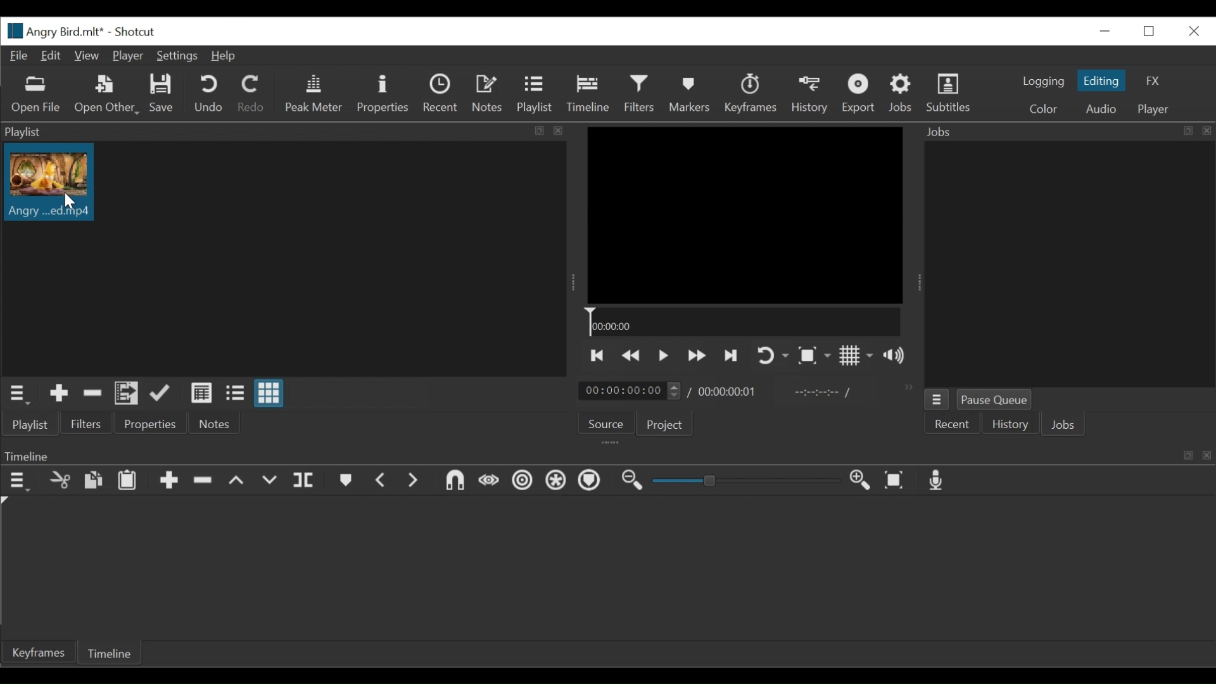 The image size is (1216, 684). Describe the element at coordinates (900, 92) in the screenshot. I see `Jobs` at that location.